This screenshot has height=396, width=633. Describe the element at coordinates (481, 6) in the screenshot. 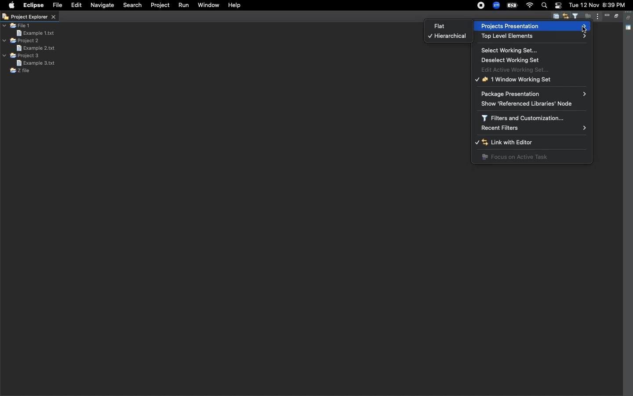

I see `Recording` at that location.